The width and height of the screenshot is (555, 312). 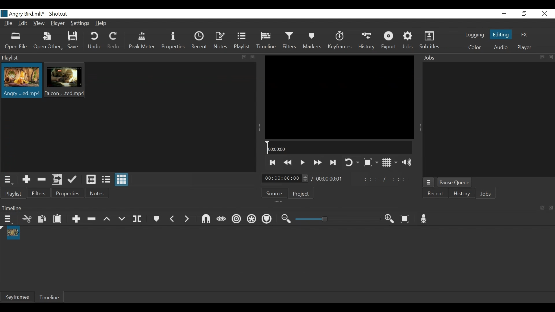 I want to click on Toggle display grid on player, so click(x=390, y=163).